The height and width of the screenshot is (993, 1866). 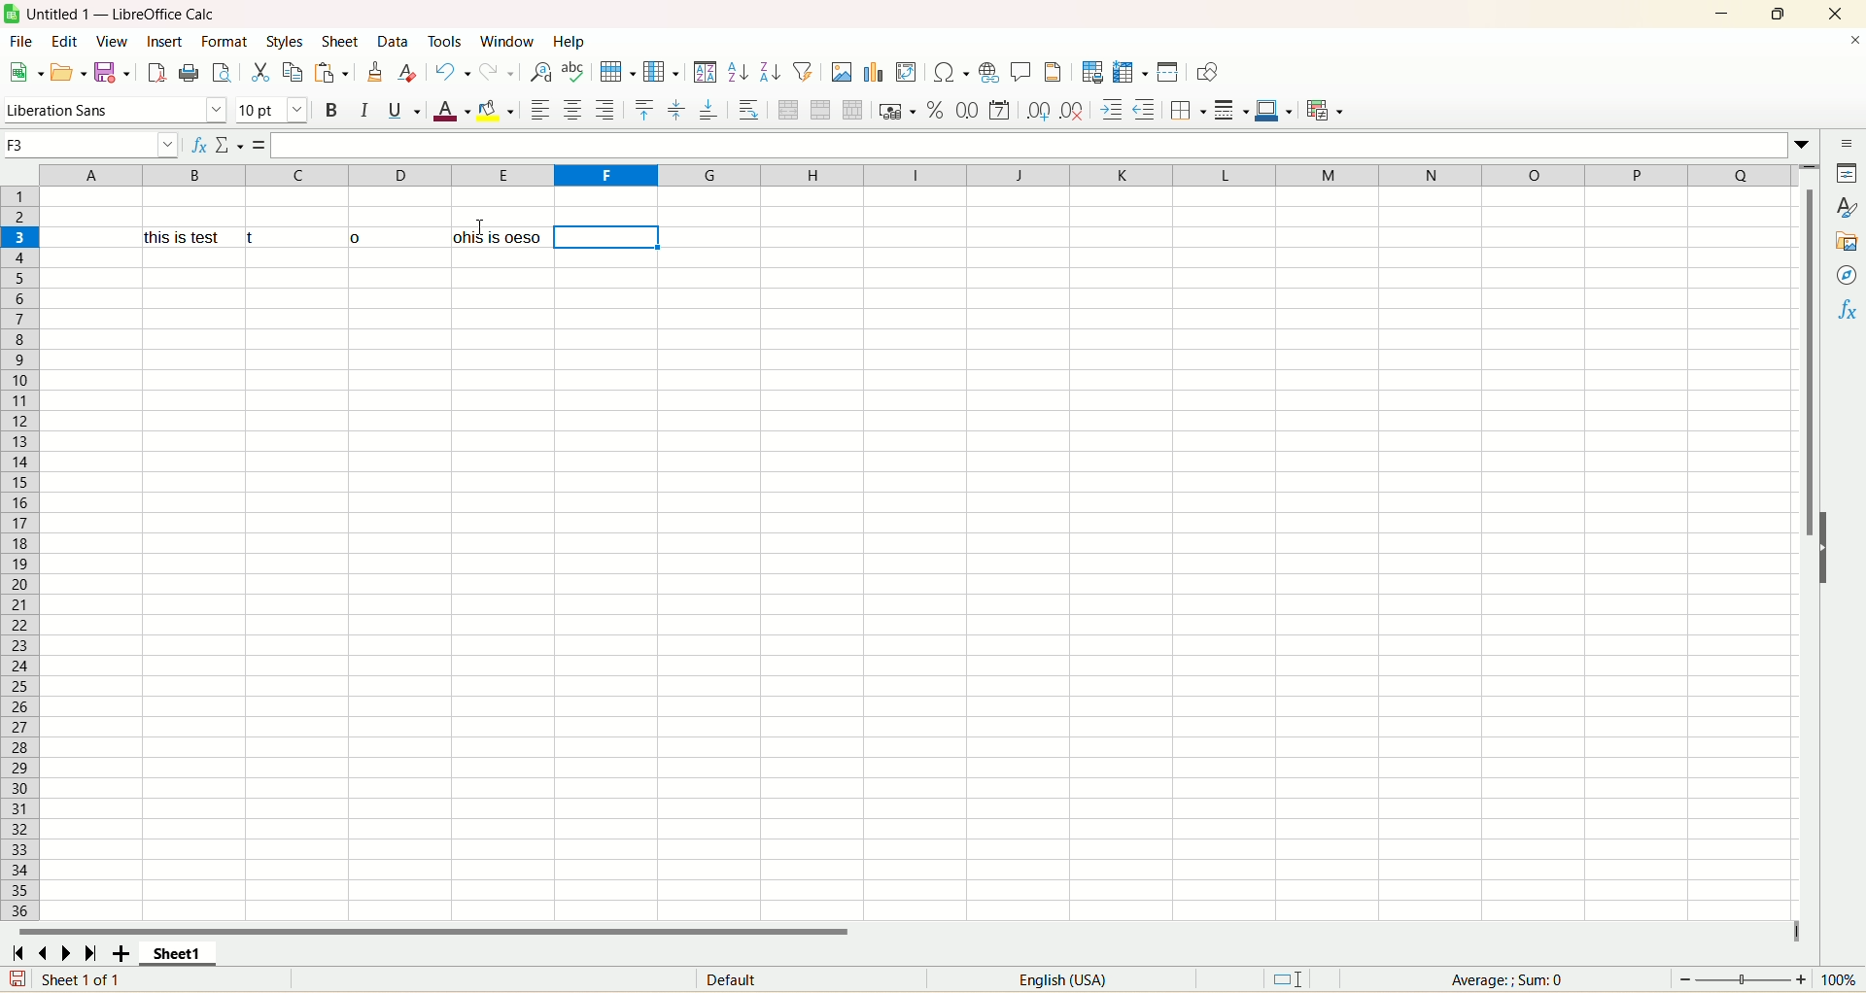 What do you see at coordinates (1845, 242) in the screenshot?
I see `gallery` at bounding box center [1845, 242].